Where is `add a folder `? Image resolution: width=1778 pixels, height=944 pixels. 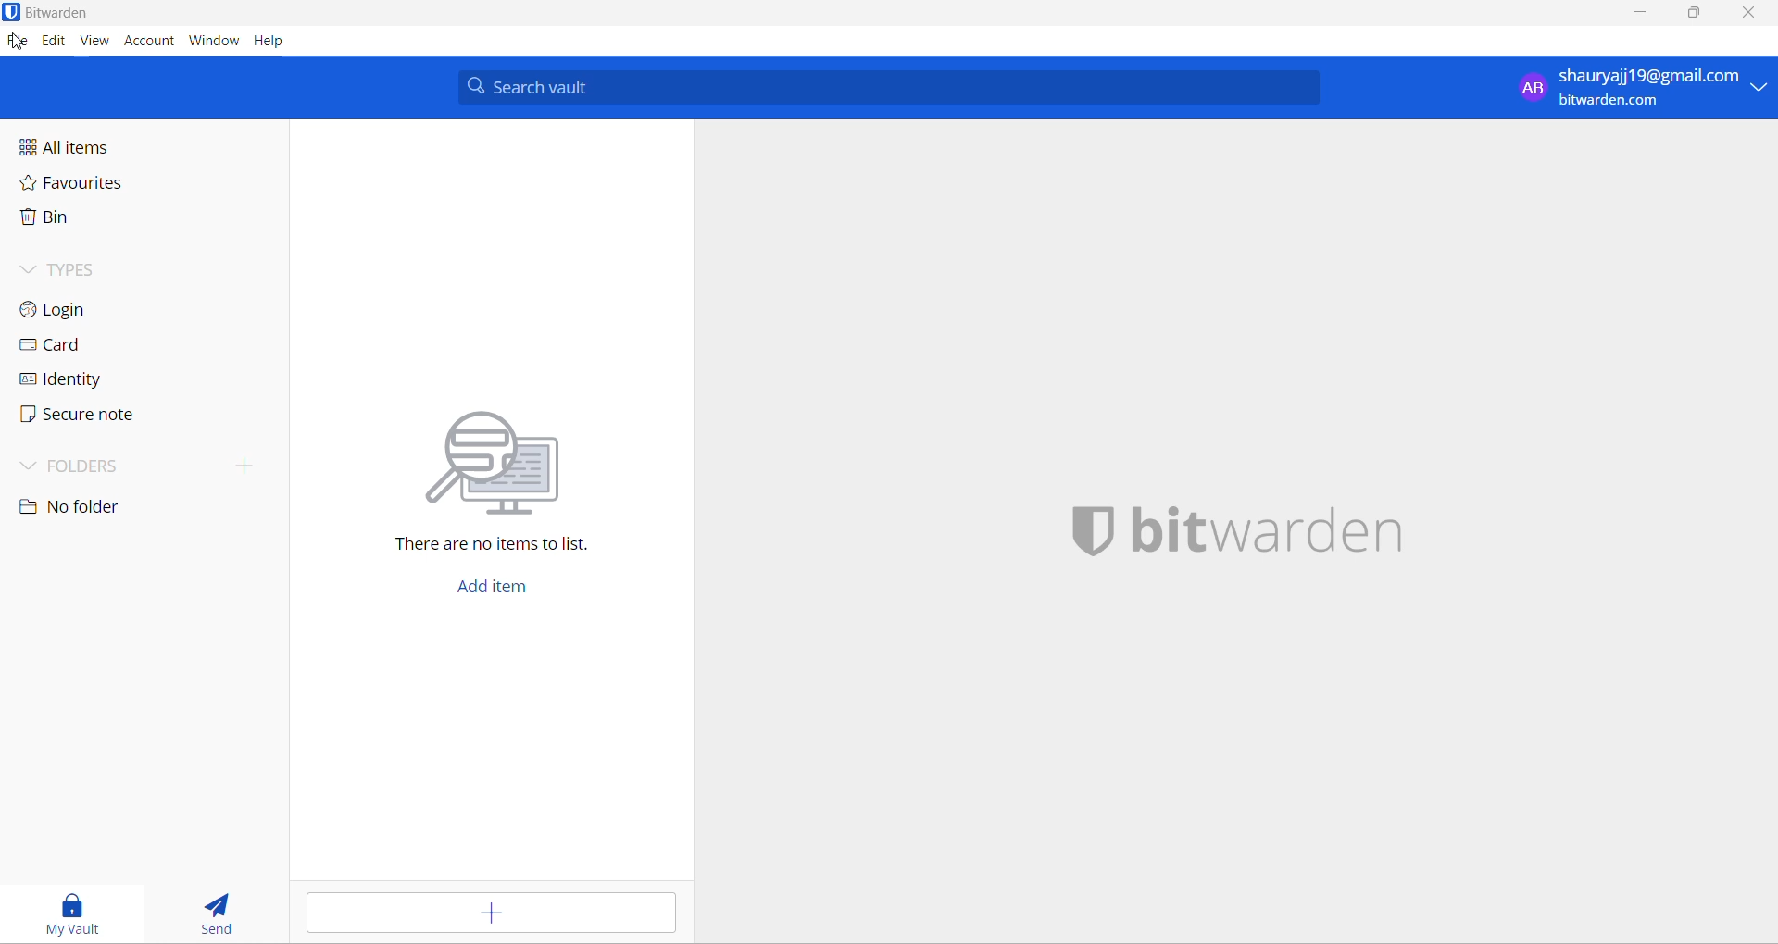
add a folder  is located at coordinates (247, 468).